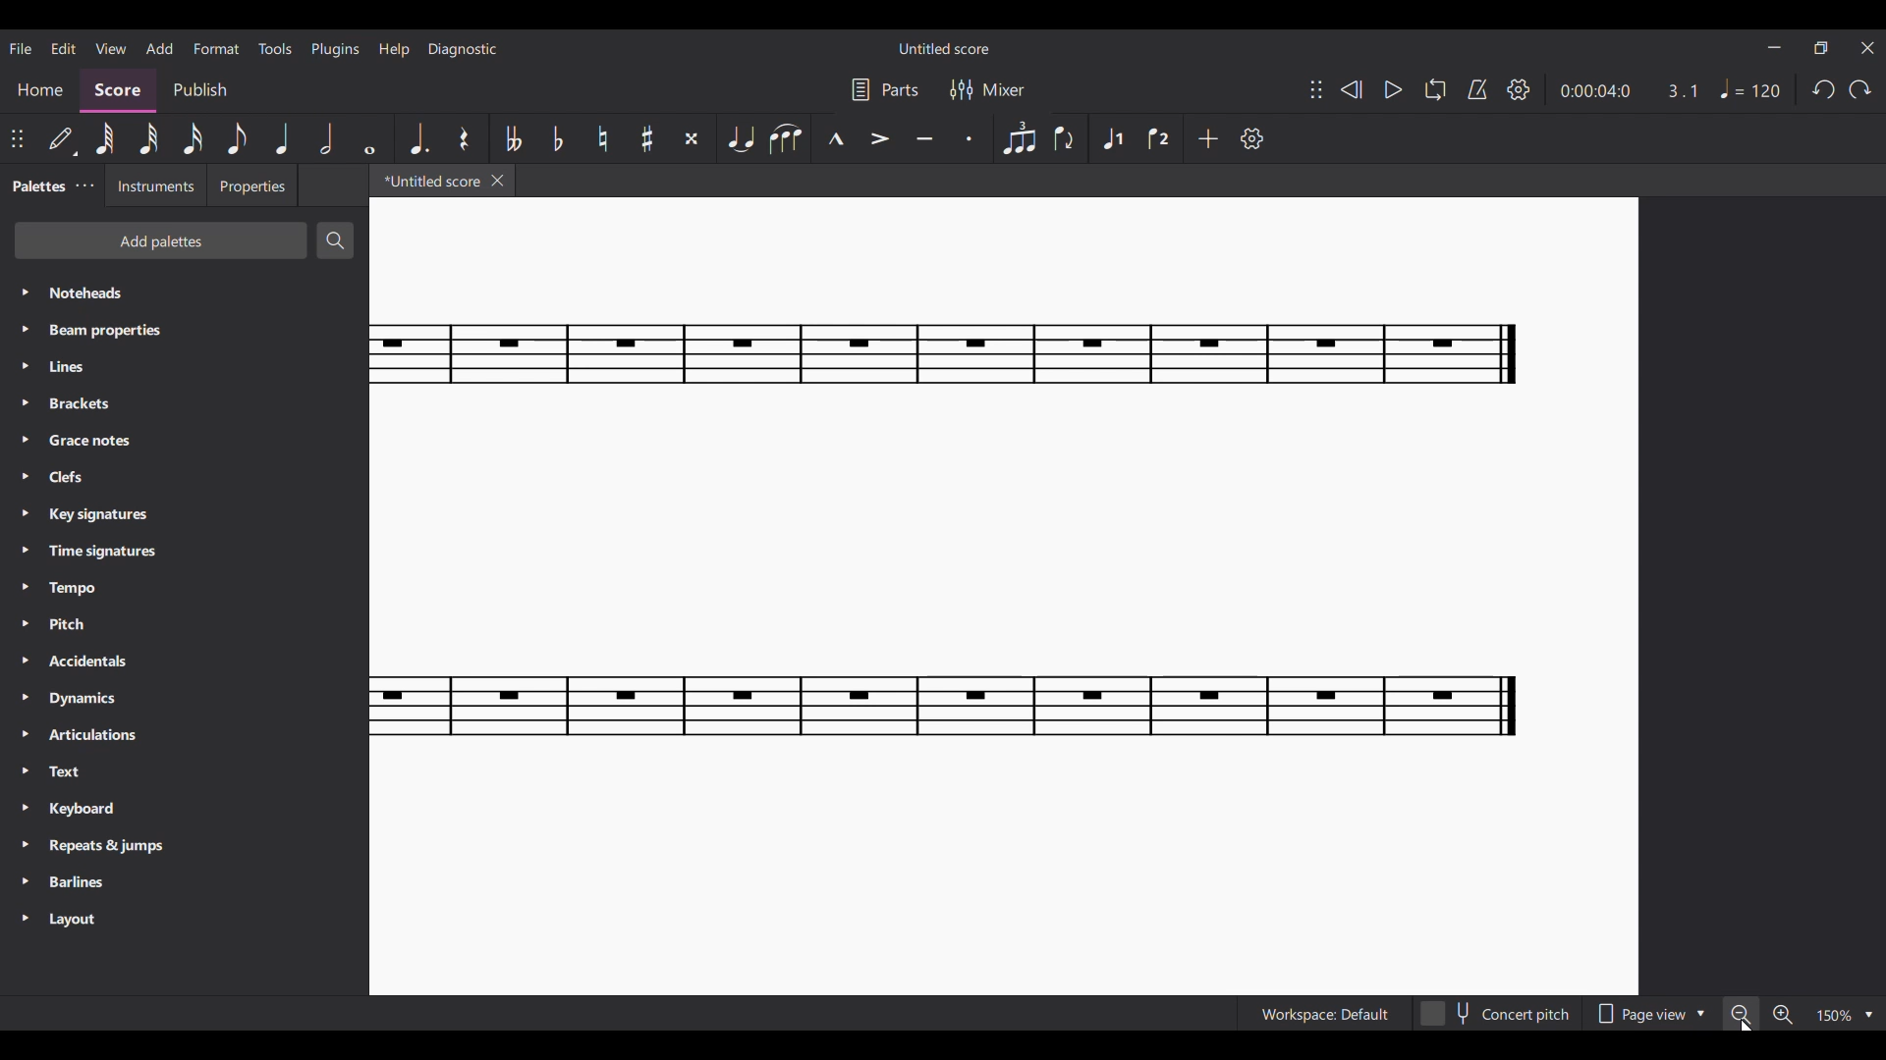  What do you see at coordinates (1158, 138) in the screenshot?
I see `Voice 2` at bounding box center [1158, 138].